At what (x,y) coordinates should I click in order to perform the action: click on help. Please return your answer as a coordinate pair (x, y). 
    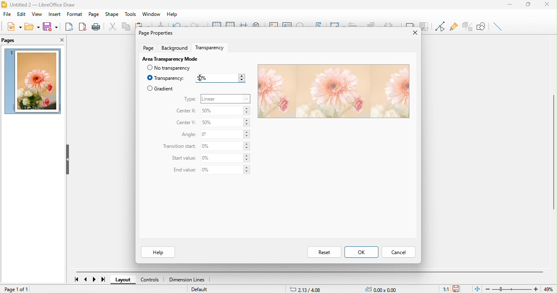
    Looking at the image, I should click on (157, 252).